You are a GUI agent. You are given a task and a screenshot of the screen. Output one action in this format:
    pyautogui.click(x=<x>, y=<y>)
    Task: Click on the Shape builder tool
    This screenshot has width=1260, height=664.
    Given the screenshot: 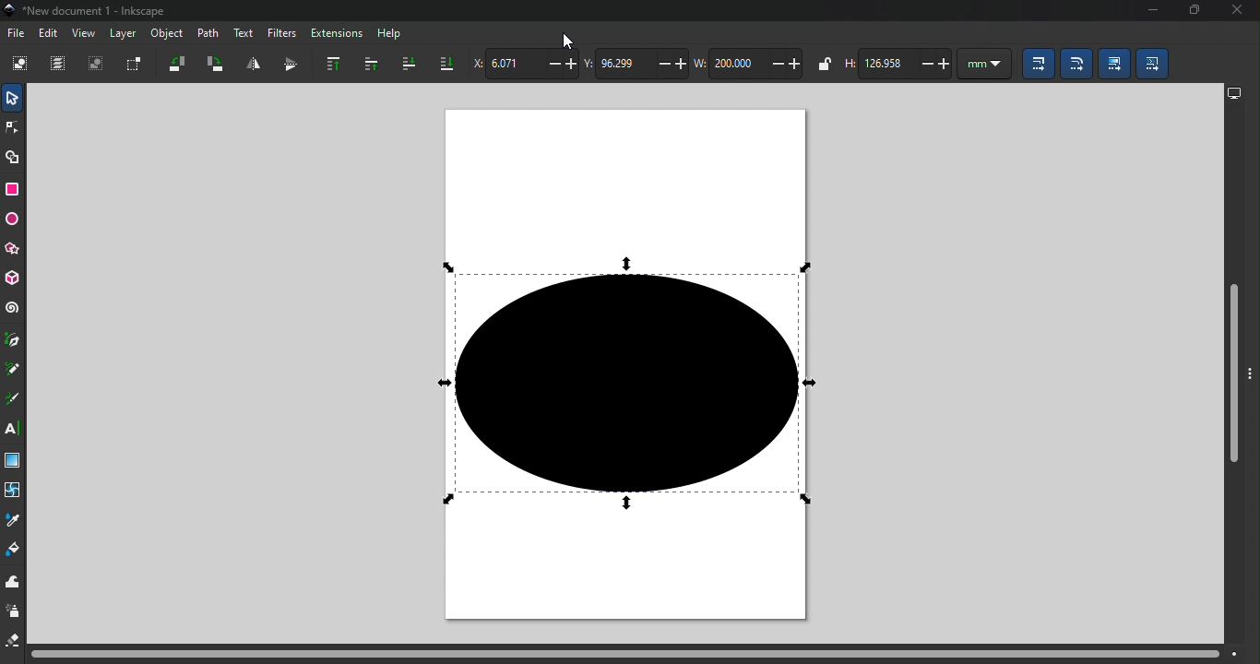 What is the action you would take?
    pyautogui.click(x=13, y=158)
    